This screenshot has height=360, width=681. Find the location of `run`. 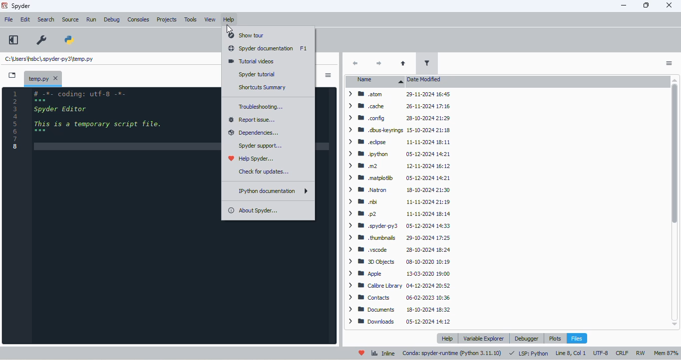

run is located at coordinates (91, 20).